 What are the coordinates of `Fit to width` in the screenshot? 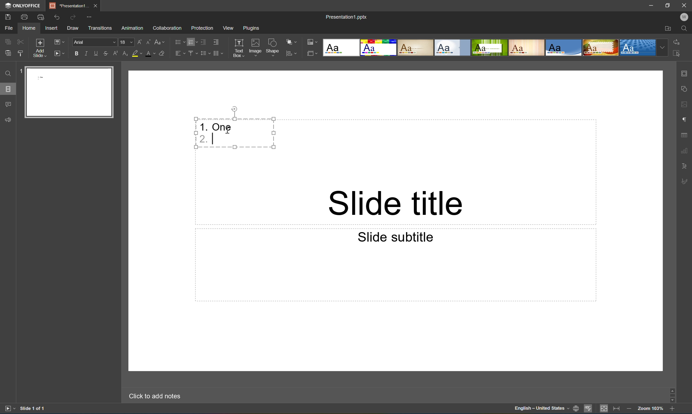 It's located at (616, 409).